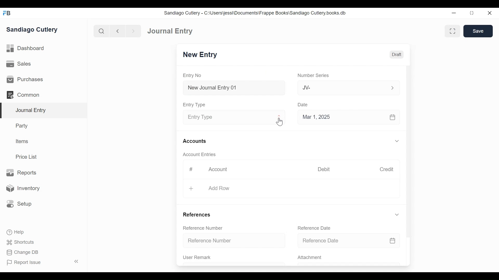 The height and width of the screenshot is (280, 499). I want to click on Sandiago Cutlery - C:\Users\jessi\Documents\Frappe Books\Sandiago Cutlery.books.db, so click(257, 13).